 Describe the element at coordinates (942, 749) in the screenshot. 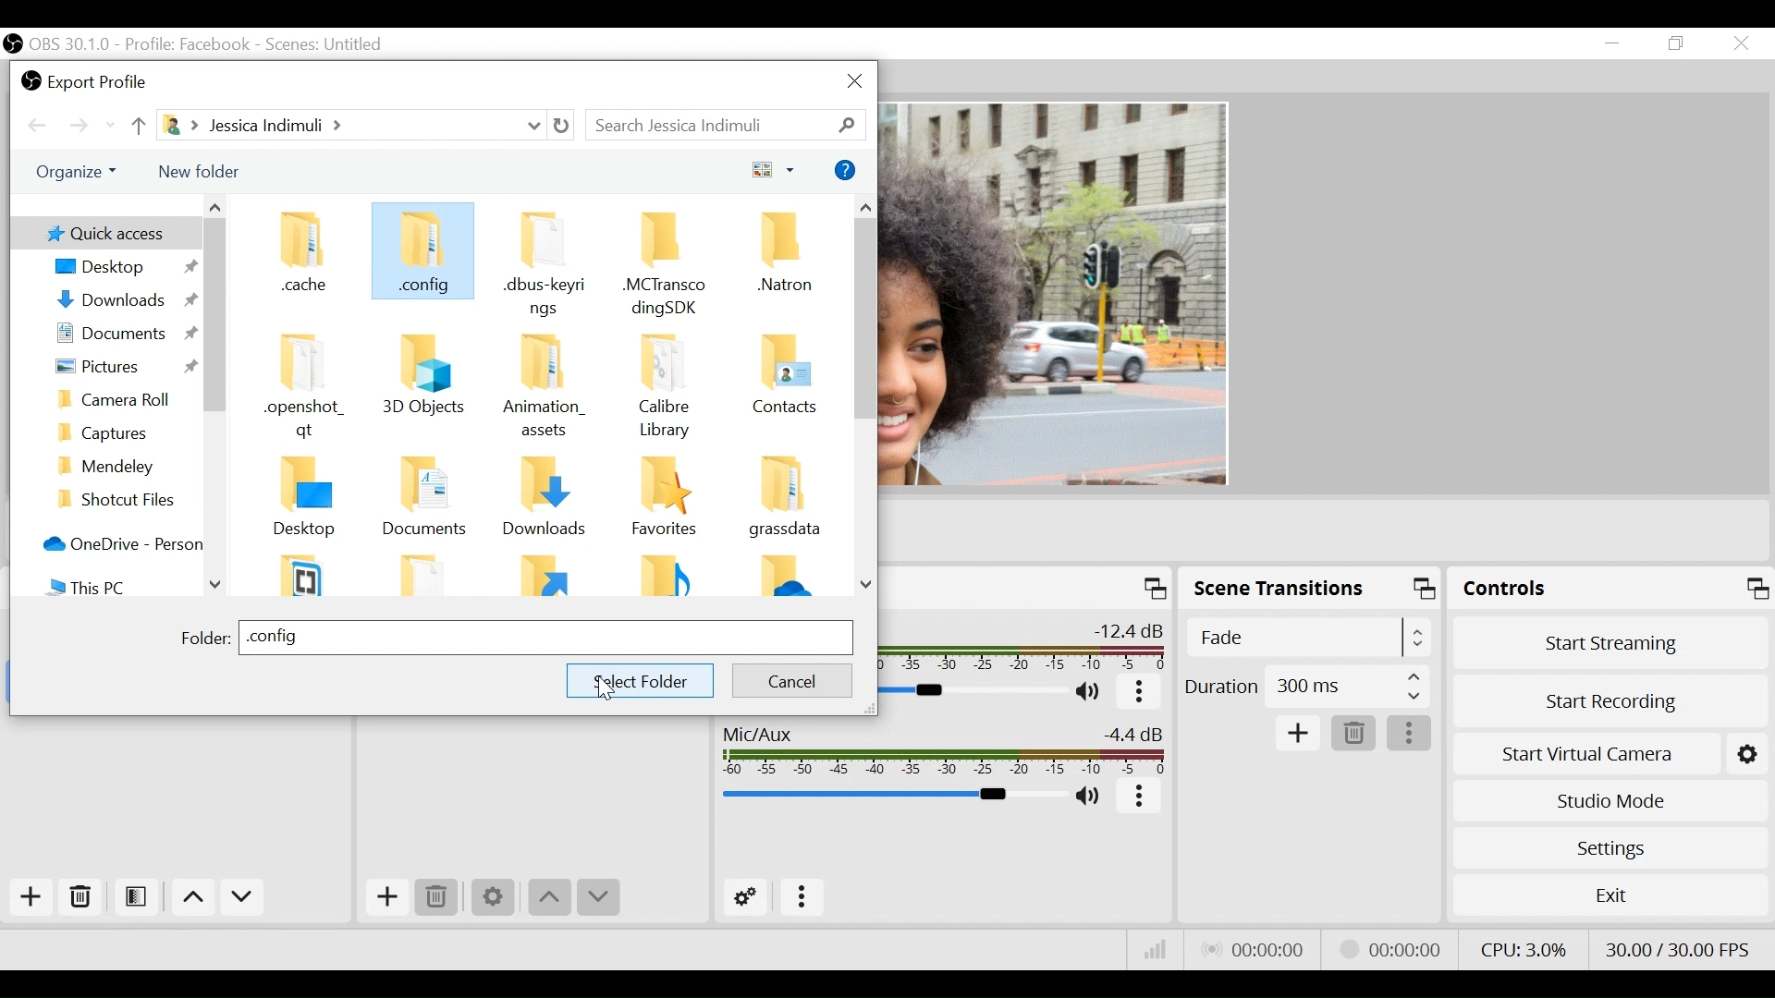

I see `Mic/Aux ` at that location.